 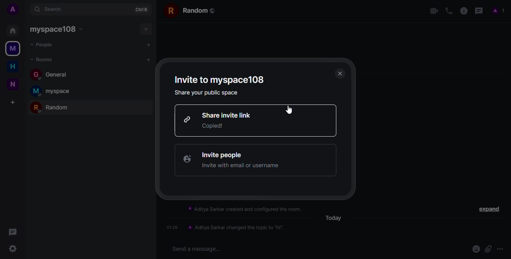 I want to click on add, so click(x=144, y=29).